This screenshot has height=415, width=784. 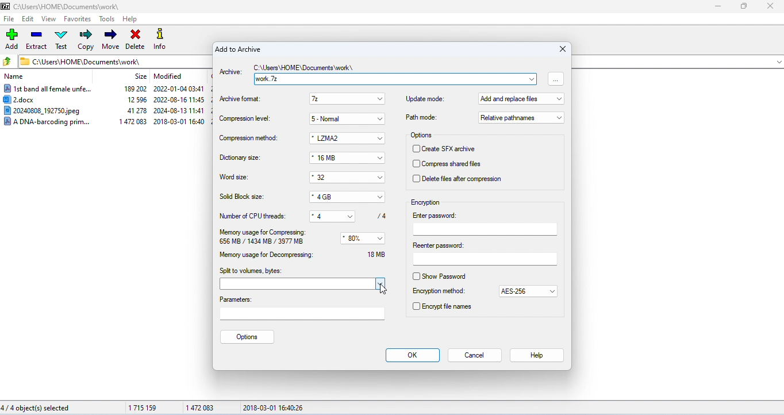 What do you see at coordinates (110, 40) in the screenshot?
I see `move` at bounding box center [110, 40].